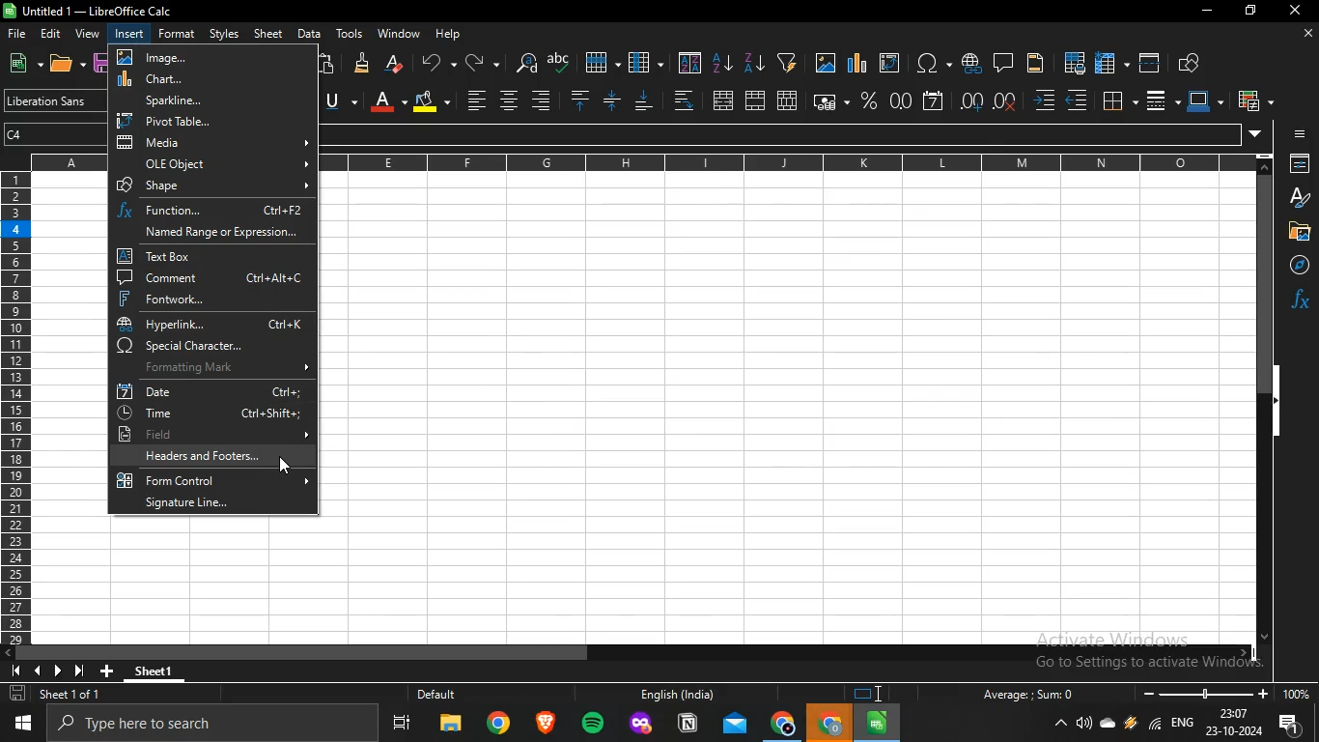 This screenshot has height=742, width=1319. I want to click on align top, so click(579, 100).